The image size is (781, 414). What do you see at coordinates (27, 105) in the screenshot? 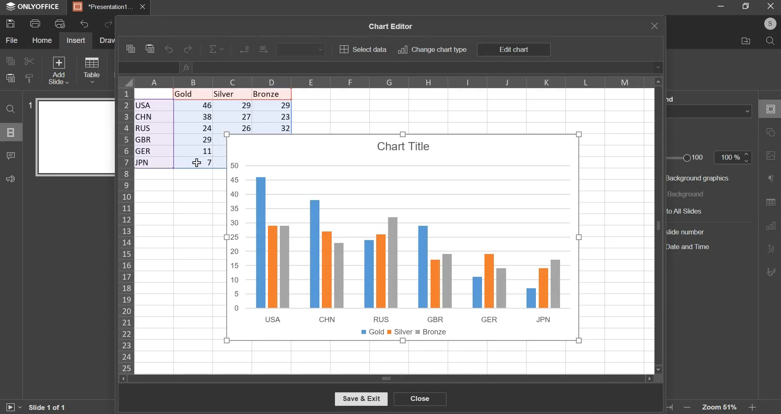
I see `slide number` at bounding box center [27, 105].